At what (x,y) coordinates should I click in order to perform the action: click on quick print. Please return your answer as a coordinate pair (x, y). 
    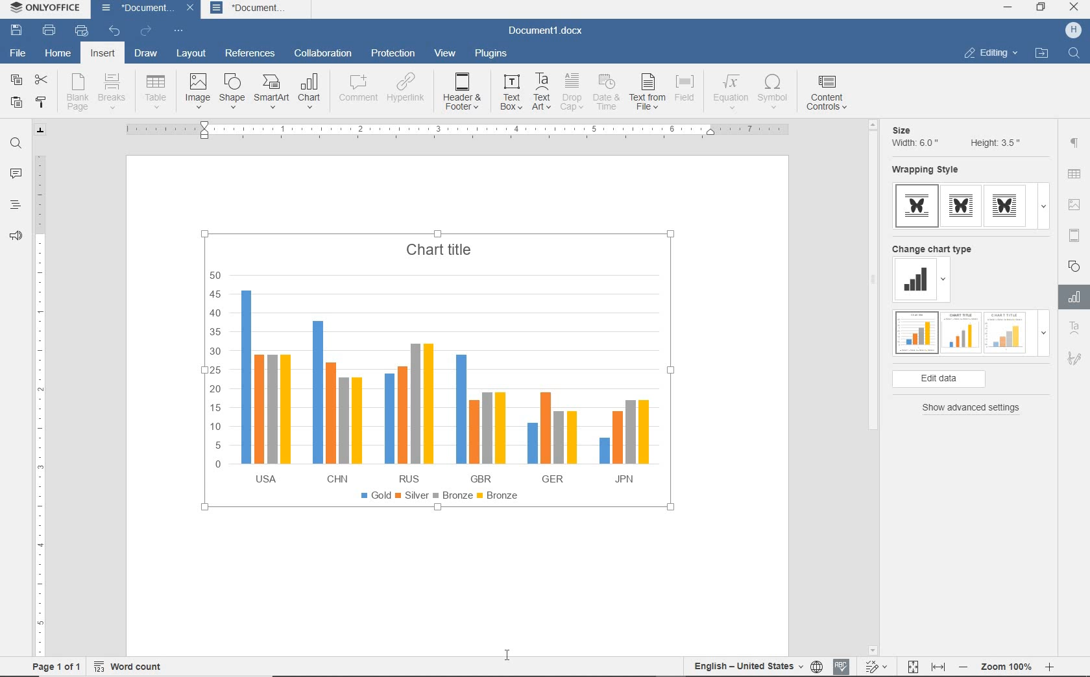
    Looking at the image, I should click on (80, 31).